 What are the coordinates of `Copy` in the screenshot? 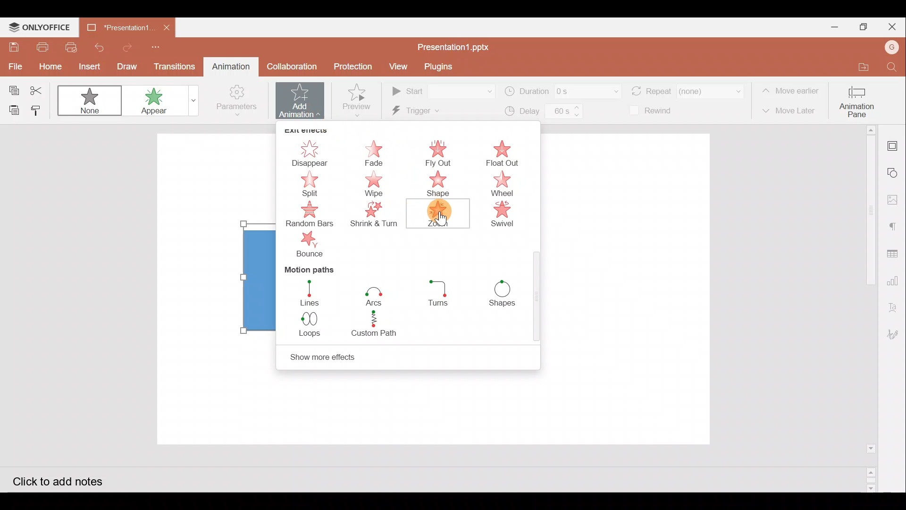 It's located at (11, 87).